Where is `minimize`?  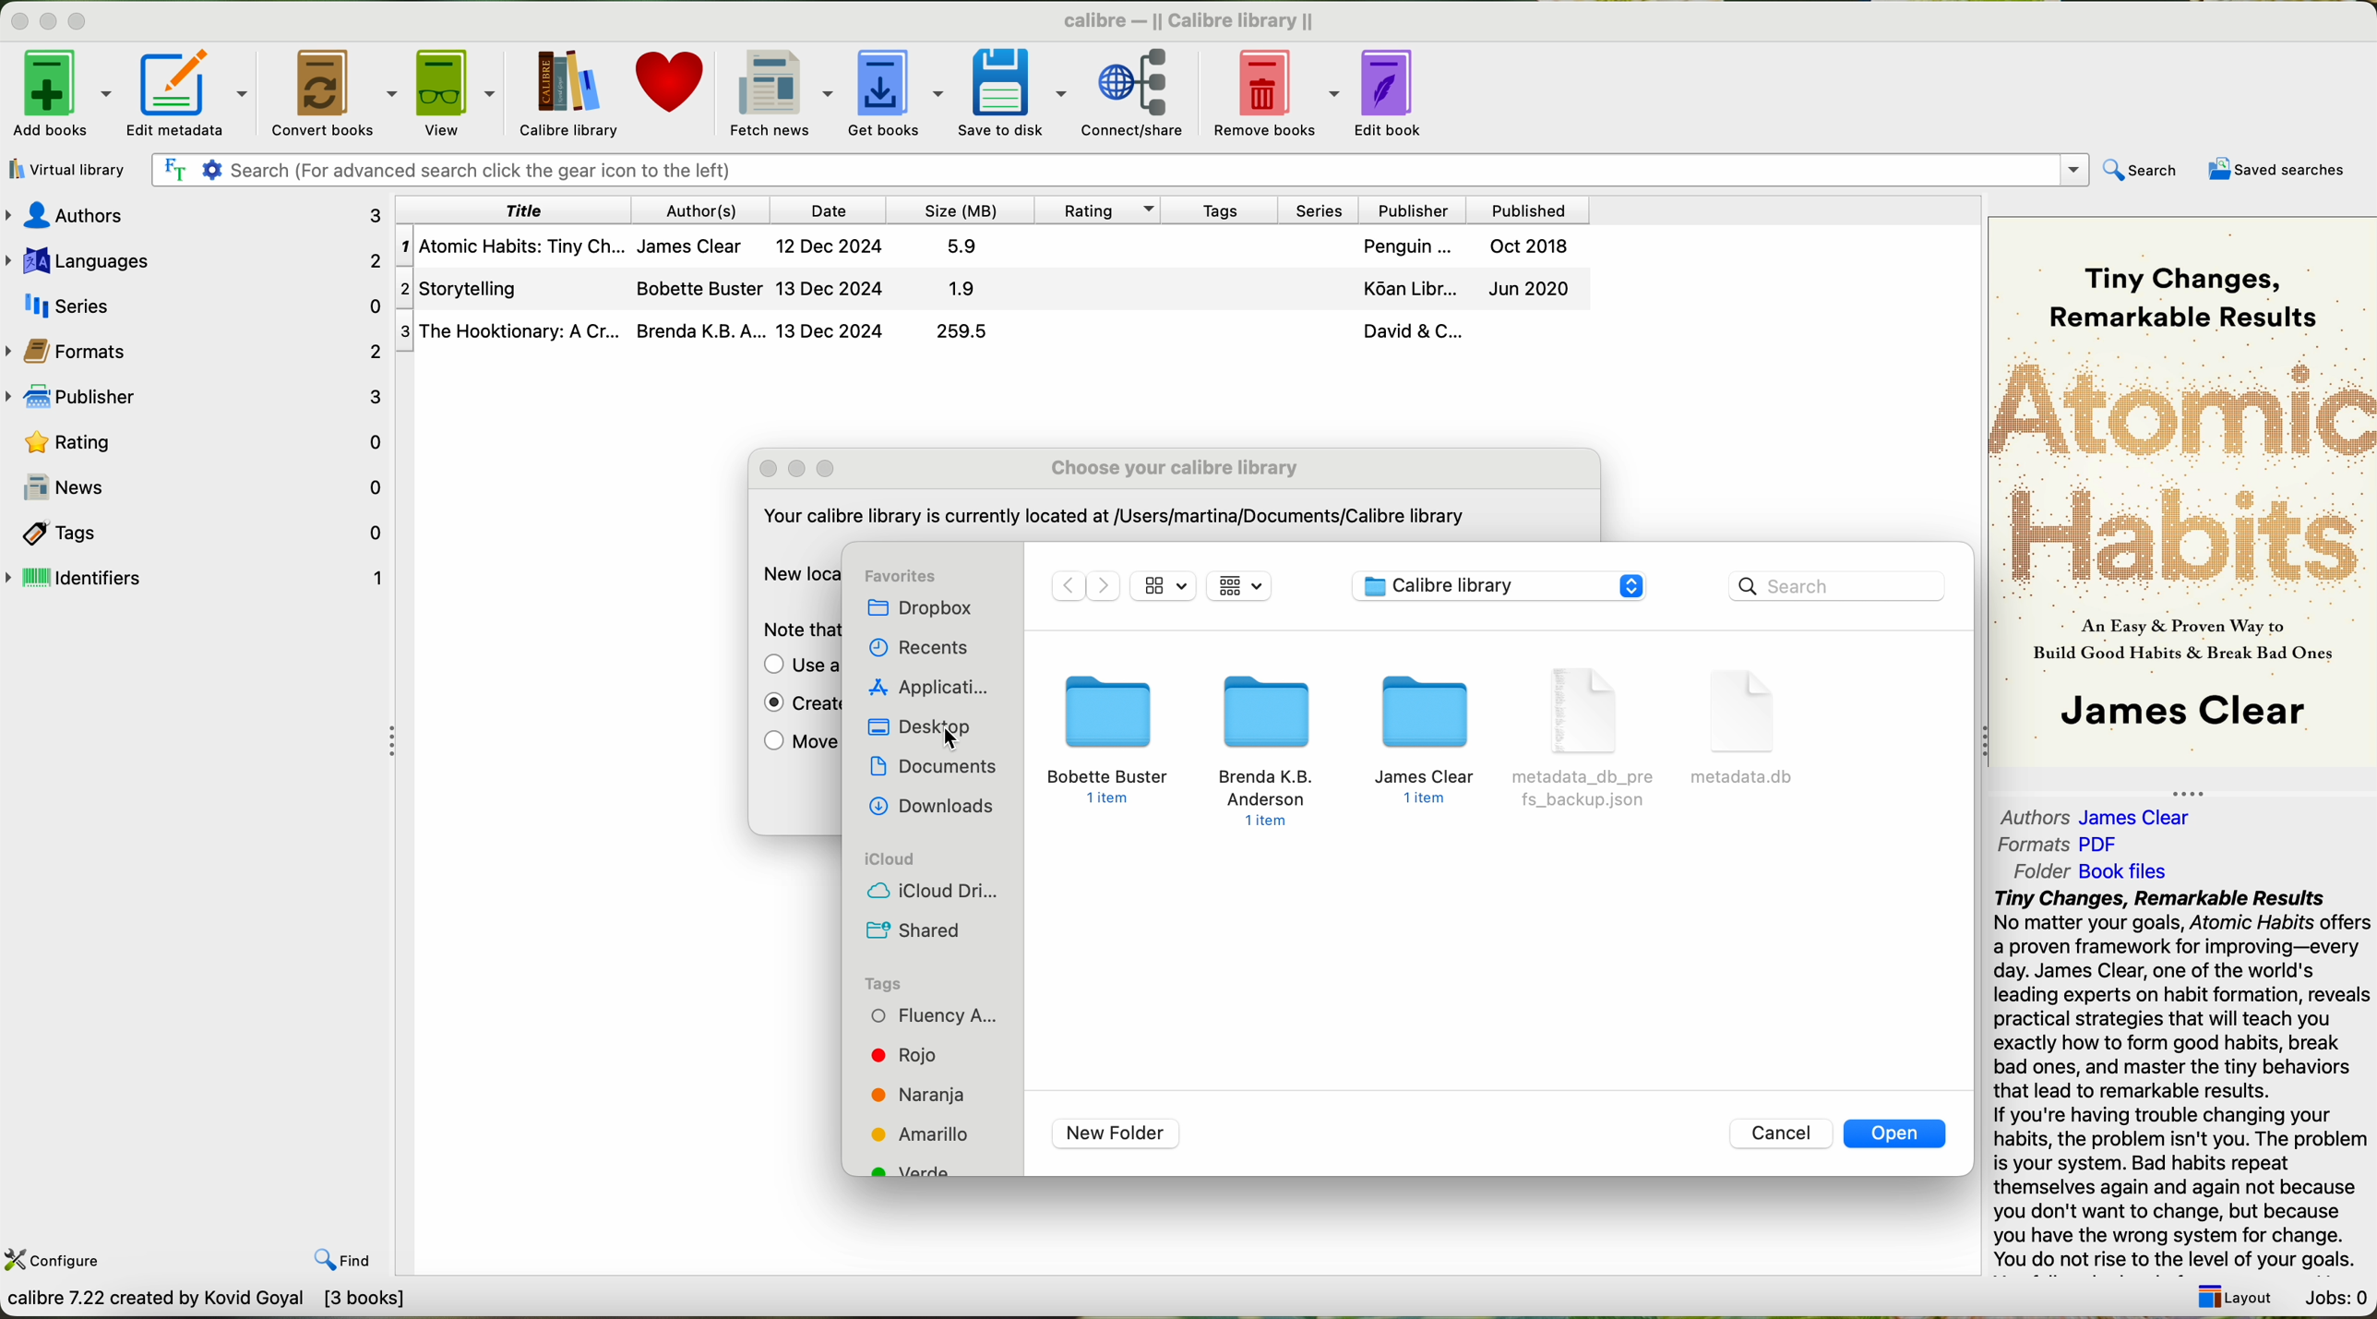
minimize is located at coordinates (804, 470).